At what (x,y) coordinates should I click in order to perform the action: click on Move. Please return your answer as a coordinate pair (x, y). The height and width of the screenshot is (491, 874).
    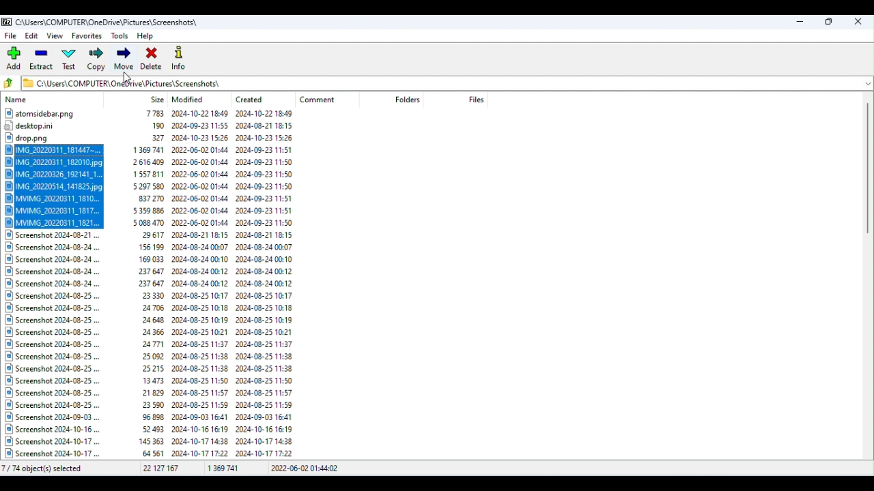
    Looking at the image, I should click on (124, 60).